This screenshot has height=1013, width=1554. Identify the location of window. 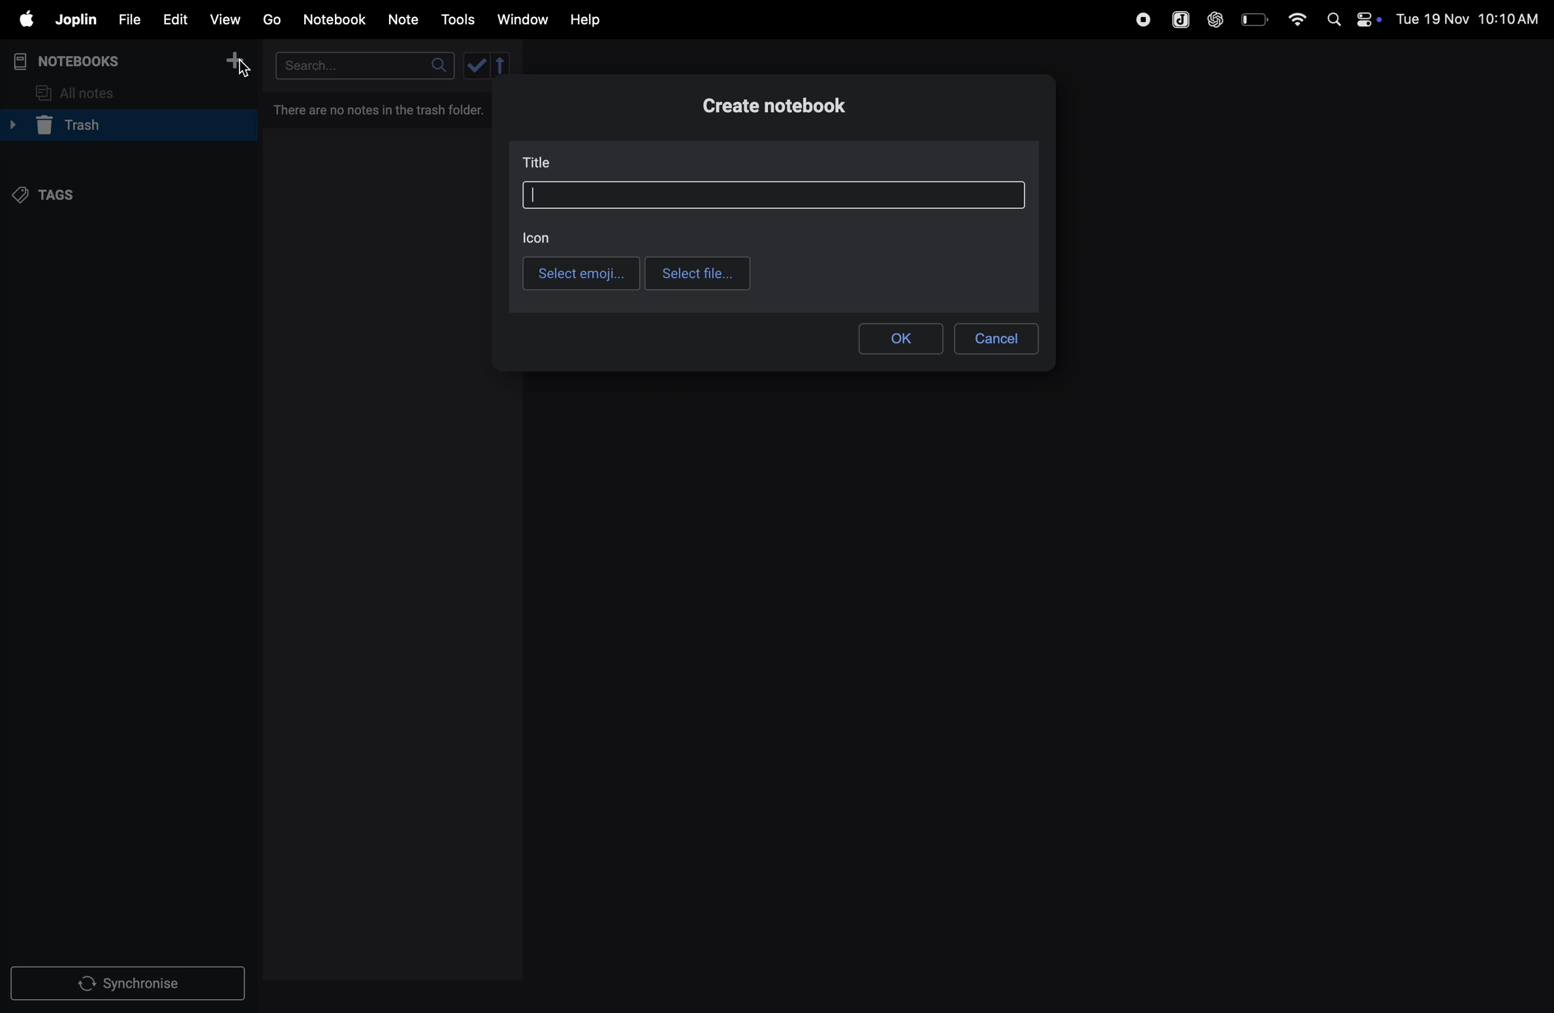
(522, 20).